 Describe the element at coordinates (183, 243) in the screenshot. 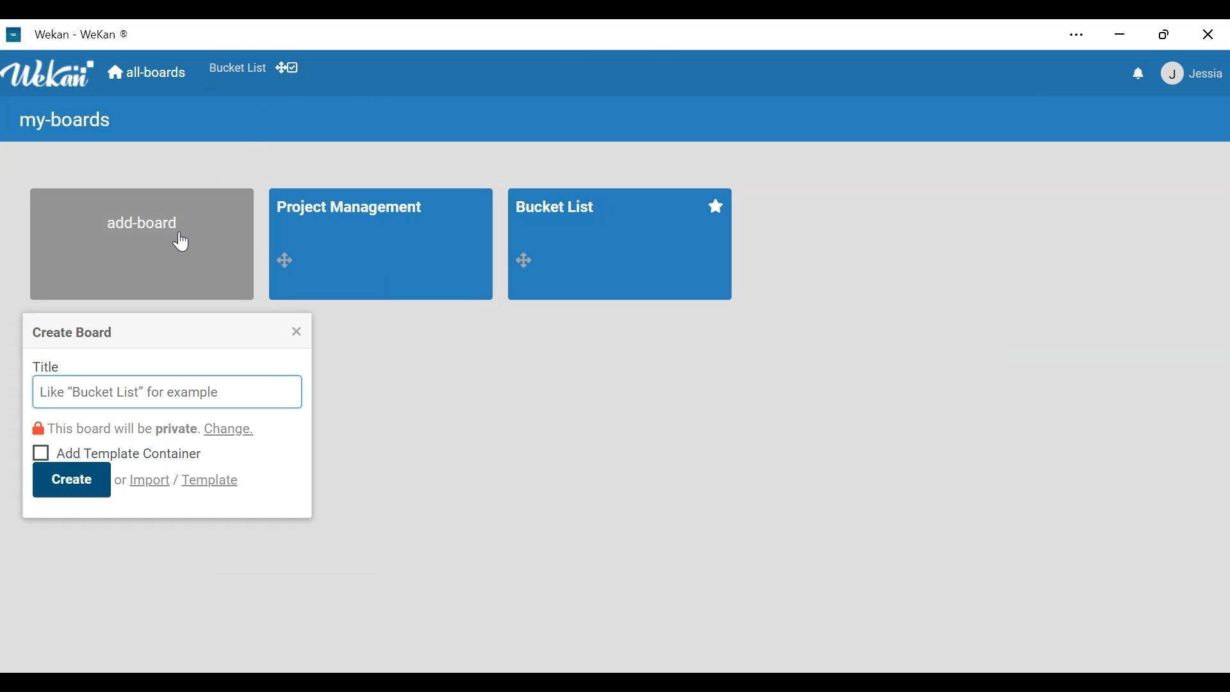

I see `Cursor` at that location.